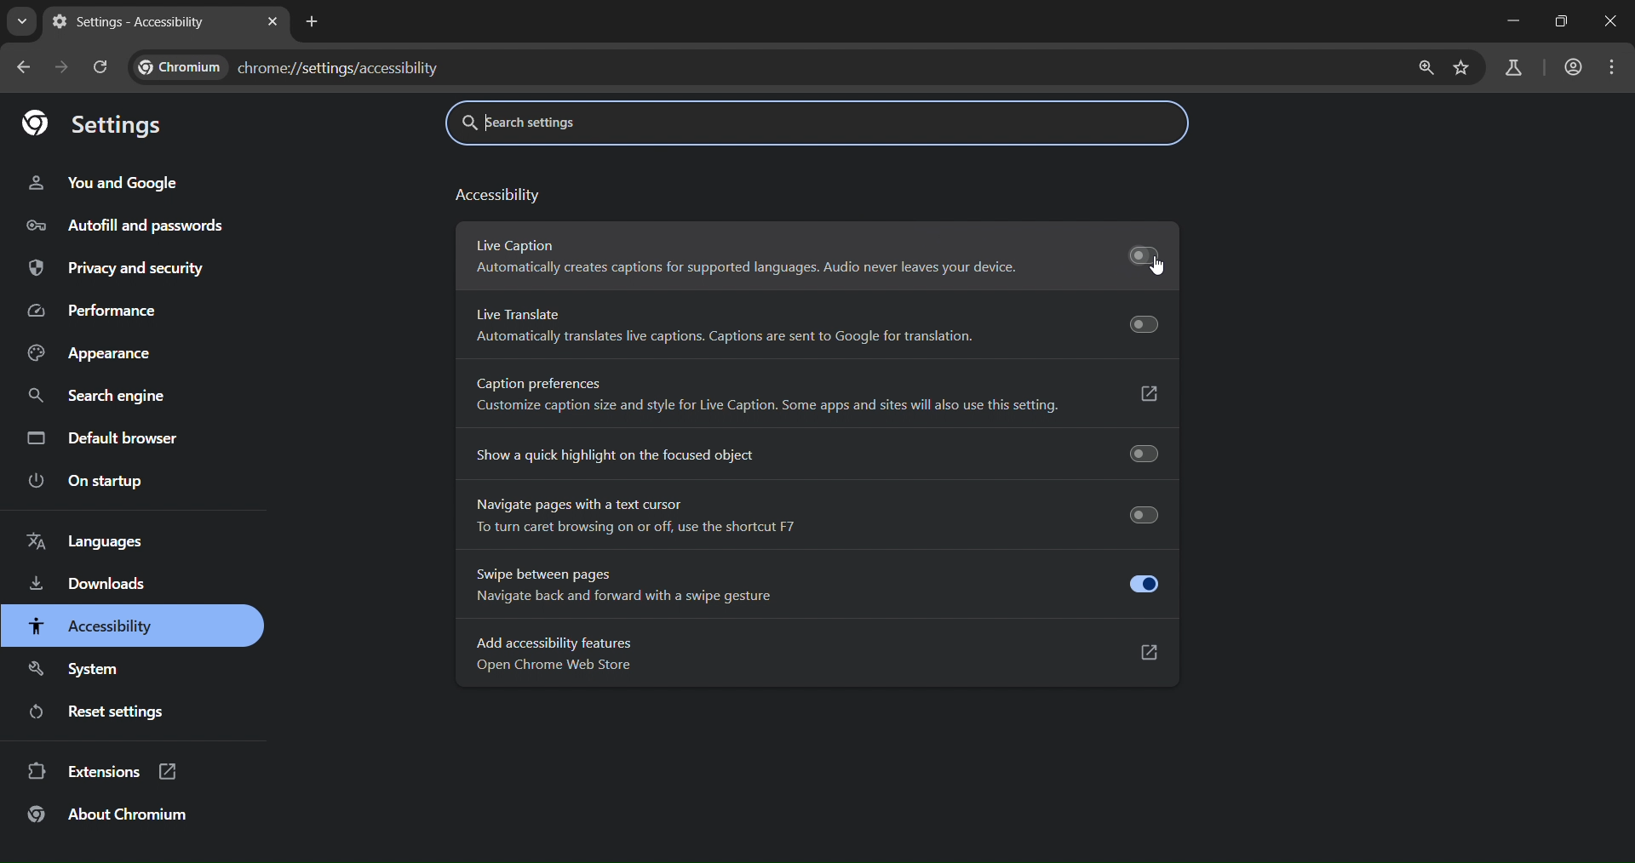  Describe the element at coordinates (83, 672) in the screenshot. I see `system` at that location.